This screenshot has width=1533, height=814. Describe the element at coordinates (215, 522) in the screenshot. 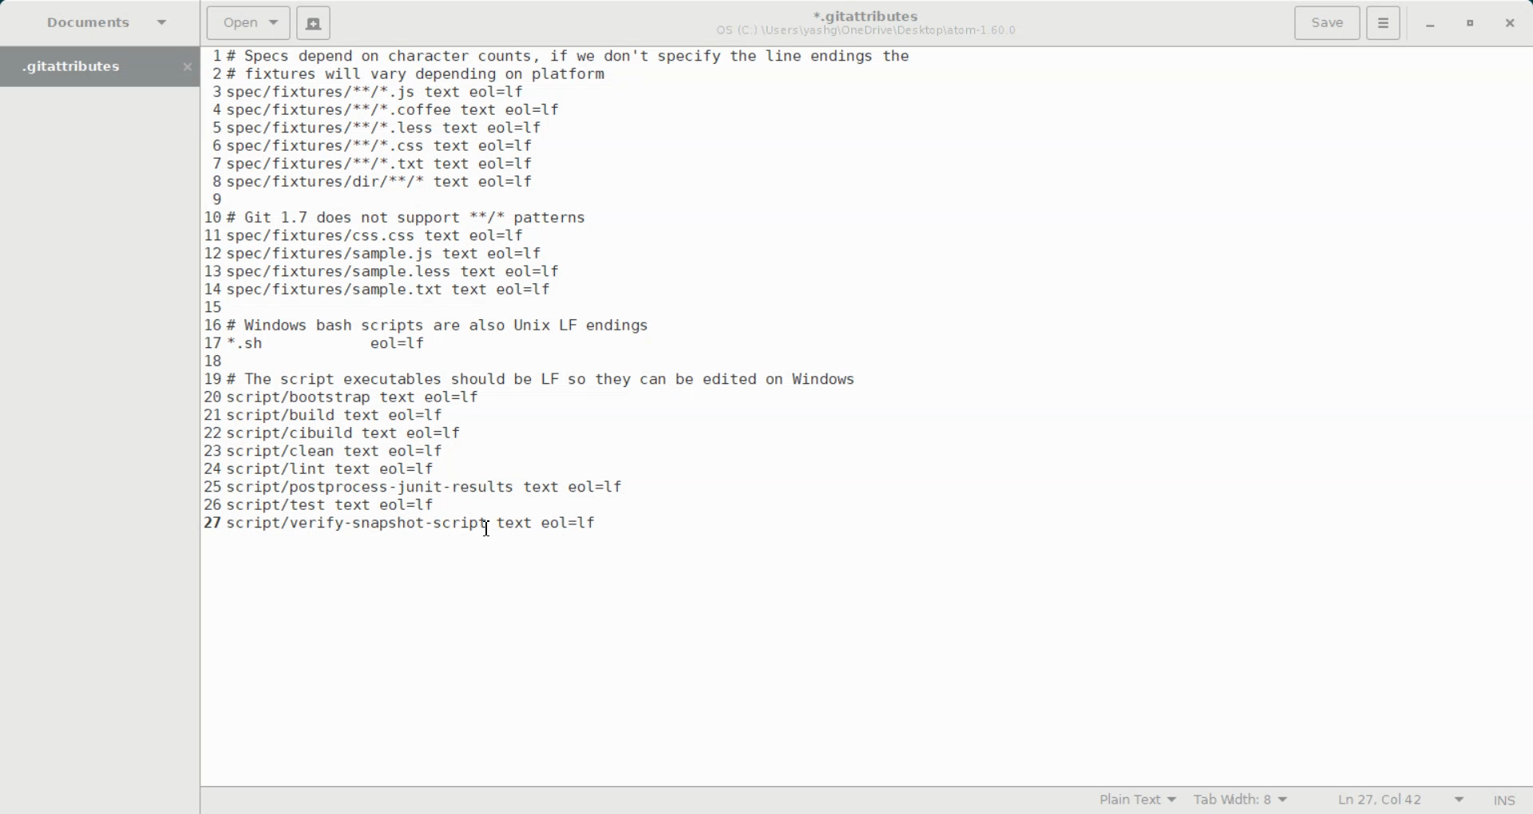

I see `text line number: 27` at that location.